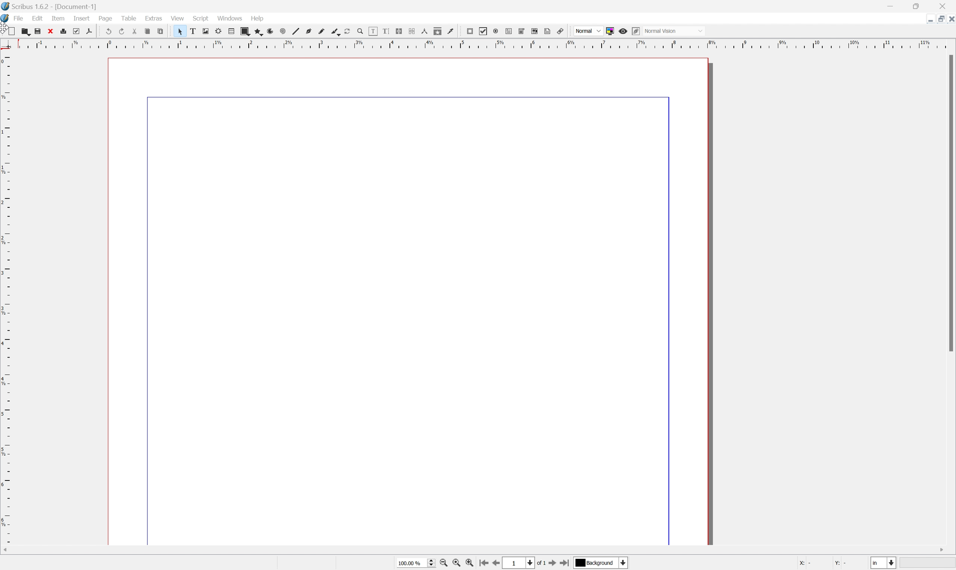 The image size is (956, 570). I want to click on restore down, so click(939, 20).